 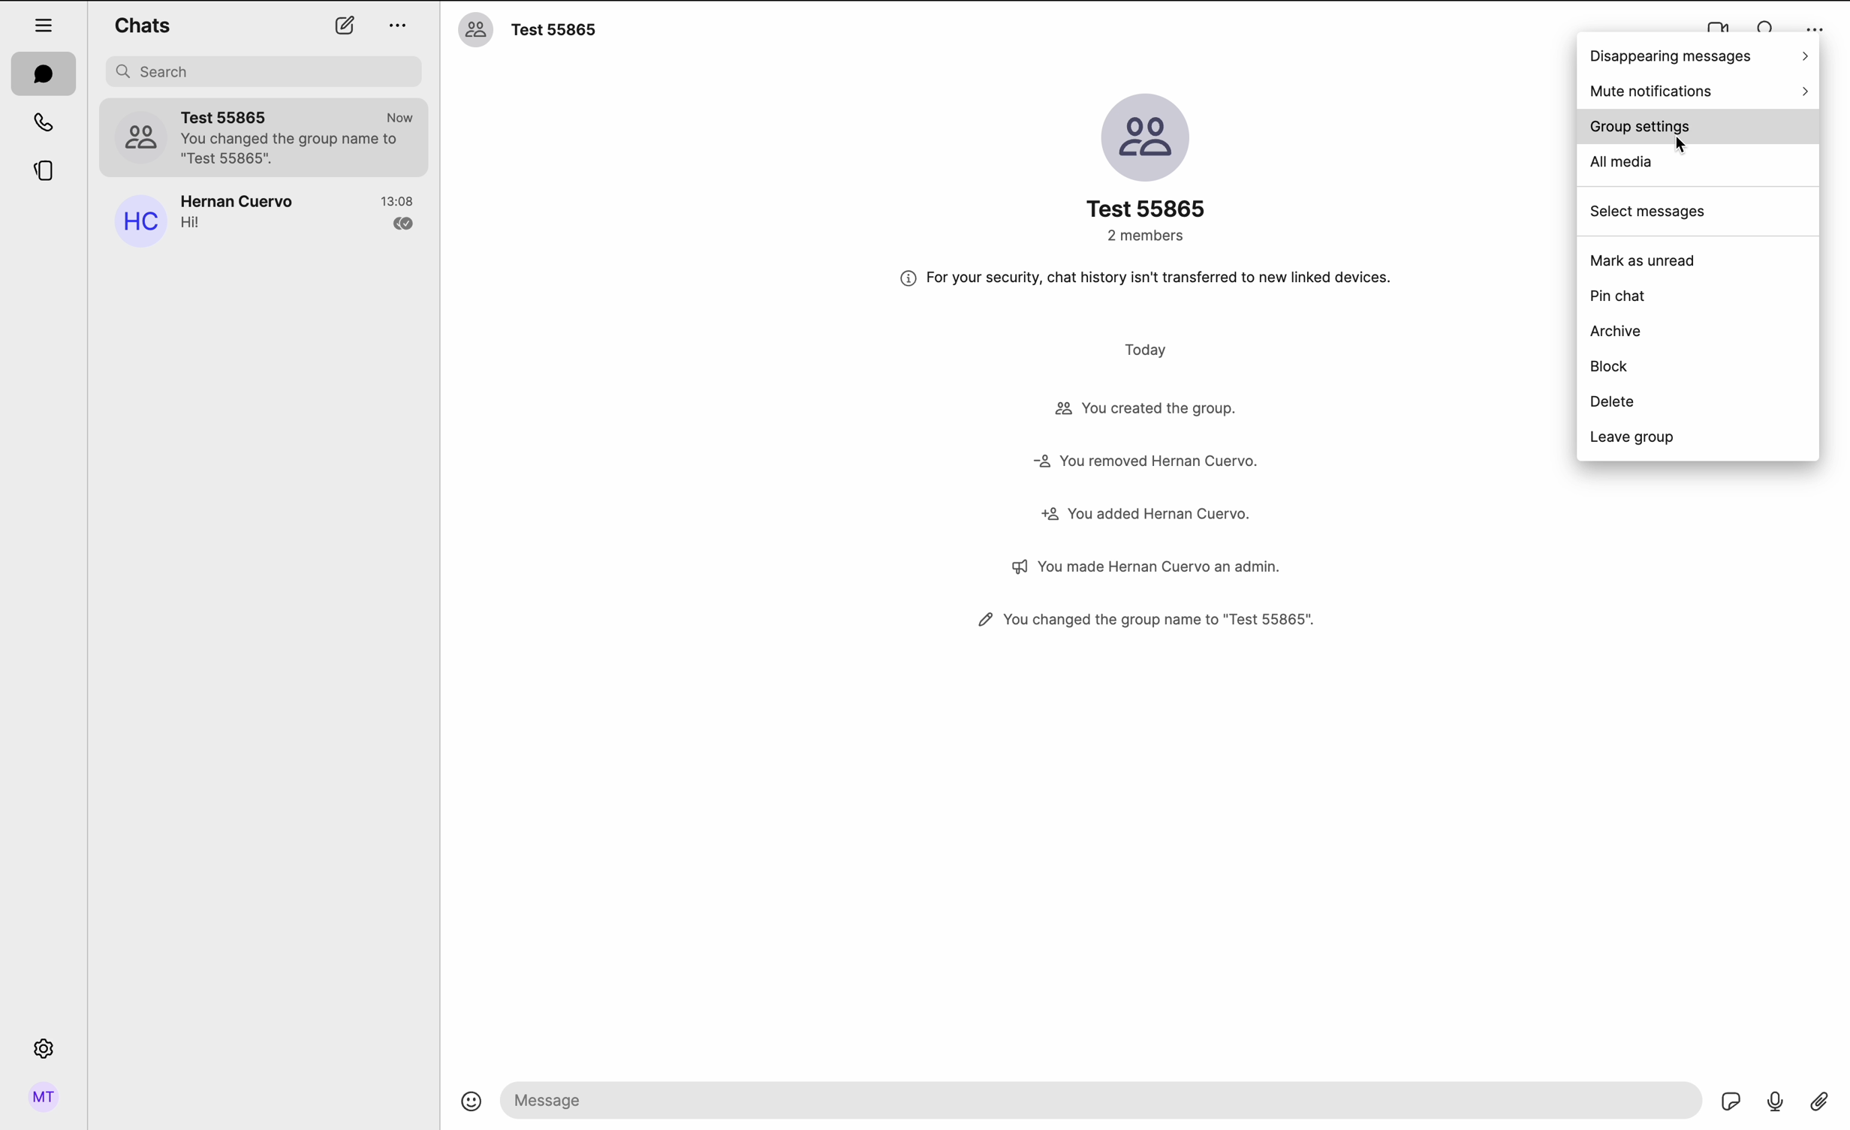 I want to click on emojis, so click(x=472, y=1109).